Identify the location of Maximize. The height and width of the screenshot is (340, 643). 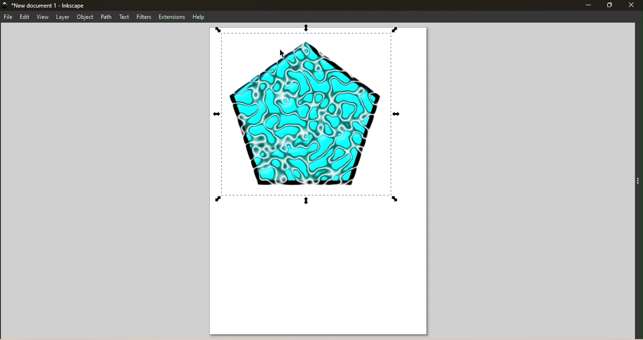
(610, 5).